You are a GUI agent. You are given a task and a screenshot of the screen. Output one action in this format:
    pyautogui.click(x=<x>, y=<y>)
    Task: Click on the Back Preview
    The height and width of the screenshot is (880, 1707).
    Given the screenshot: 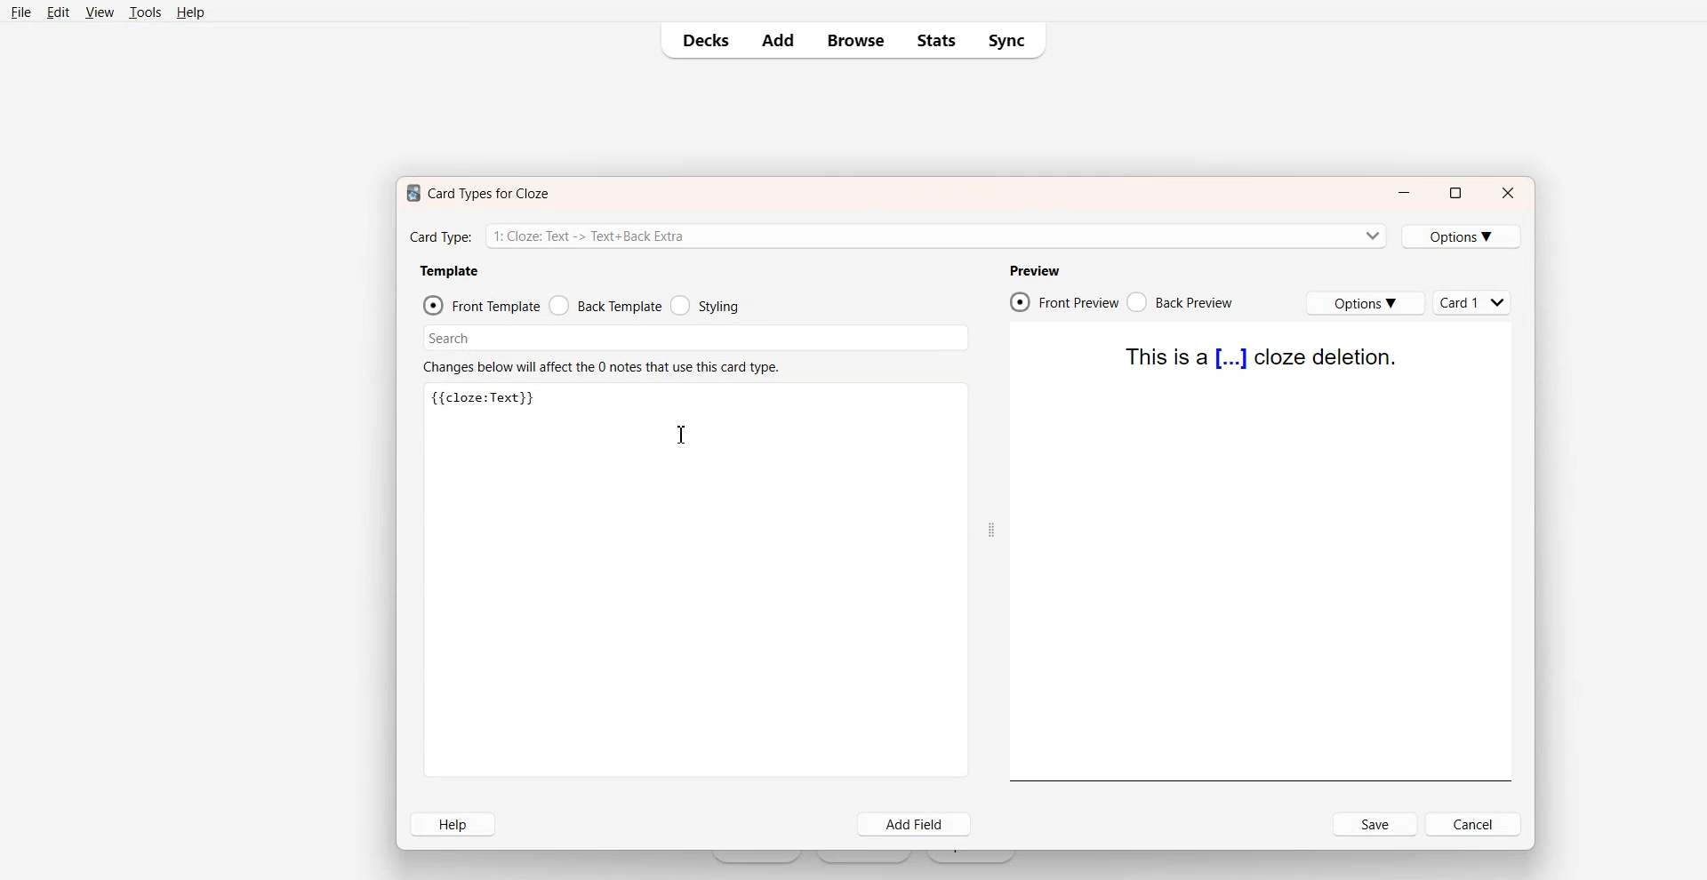 What is the action you would take?
    pyautogui.click(x=1182, y=302)
    